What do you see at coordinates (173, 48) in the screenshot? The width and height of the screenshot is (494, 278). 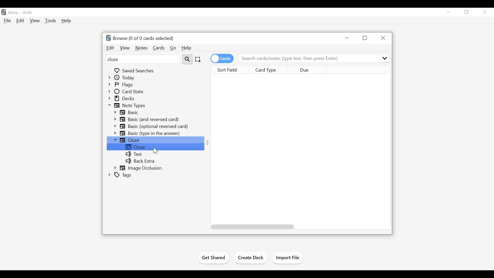 I see `Go` at bounding box center [173, 48].